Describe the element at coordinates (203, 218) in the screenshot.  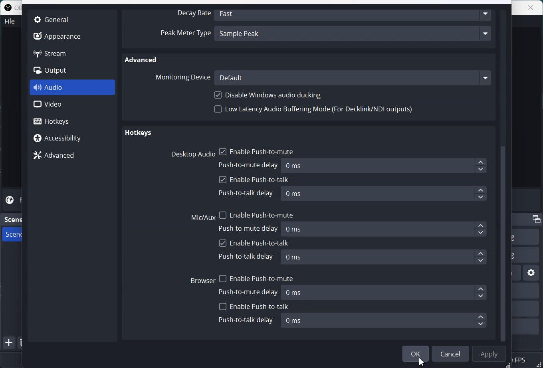
I see `Mic/Aux` at that location.